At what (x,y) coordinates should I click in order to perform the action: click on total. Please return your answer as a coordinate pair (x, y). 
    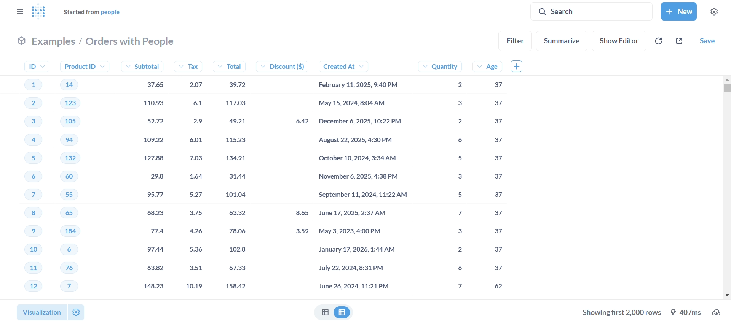
    Looking at the image, I should click on (238, 179).